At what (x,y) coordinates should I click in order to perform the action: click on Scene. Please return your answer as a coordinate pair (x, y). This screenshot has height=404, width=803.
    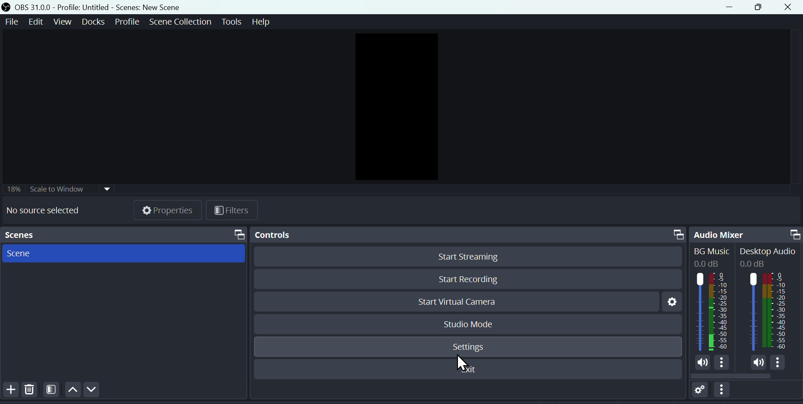
    Looking at the image, I should click on (18, 253).